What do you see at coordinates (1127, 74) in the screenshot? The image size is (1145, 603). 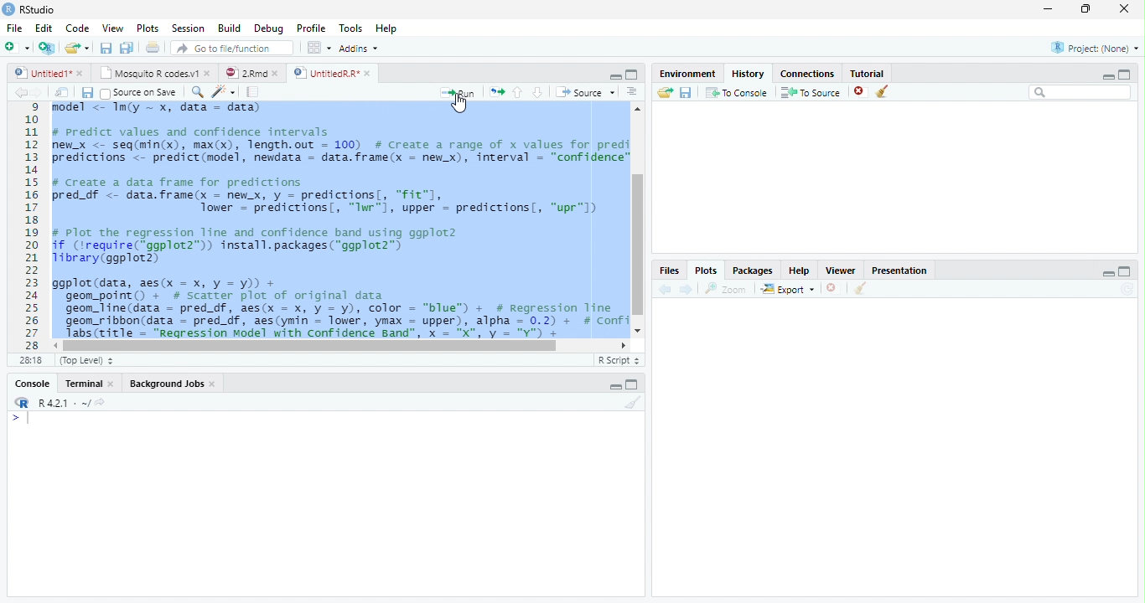 I see `Maximize` at bounding box center [1127, 74].